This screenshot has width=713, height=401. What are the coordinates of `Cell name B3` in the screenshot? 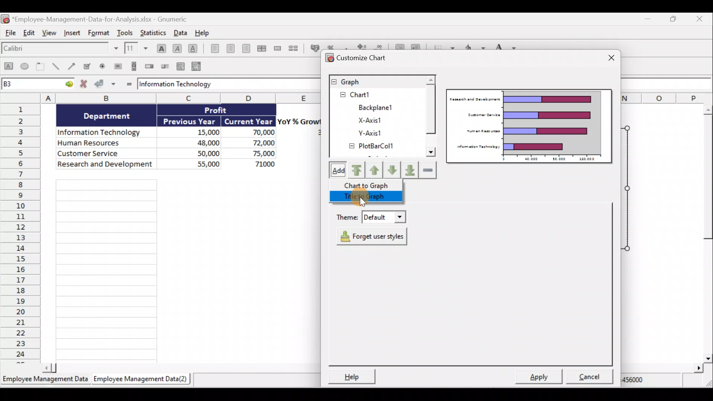 It's located at (30, 85).